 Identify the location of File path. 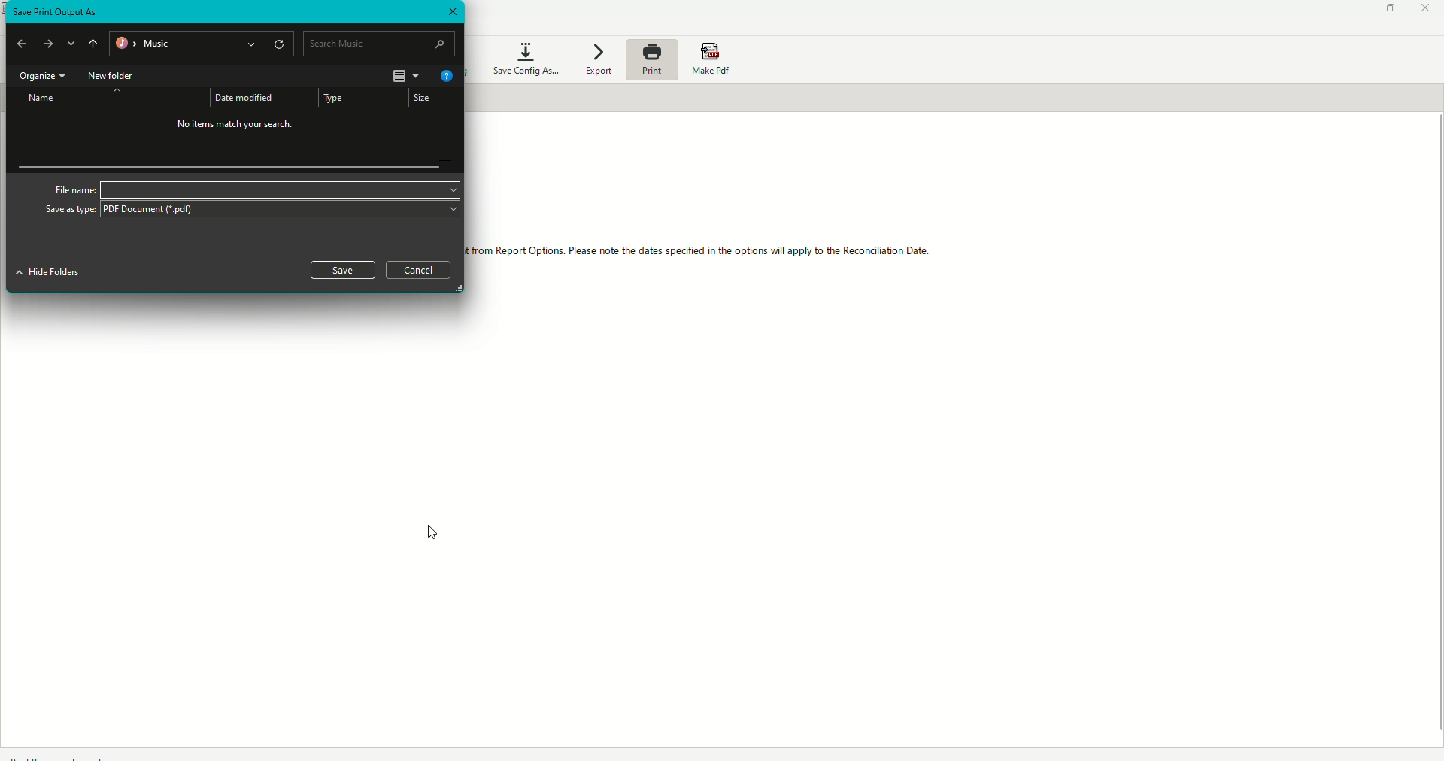
(200, 43).